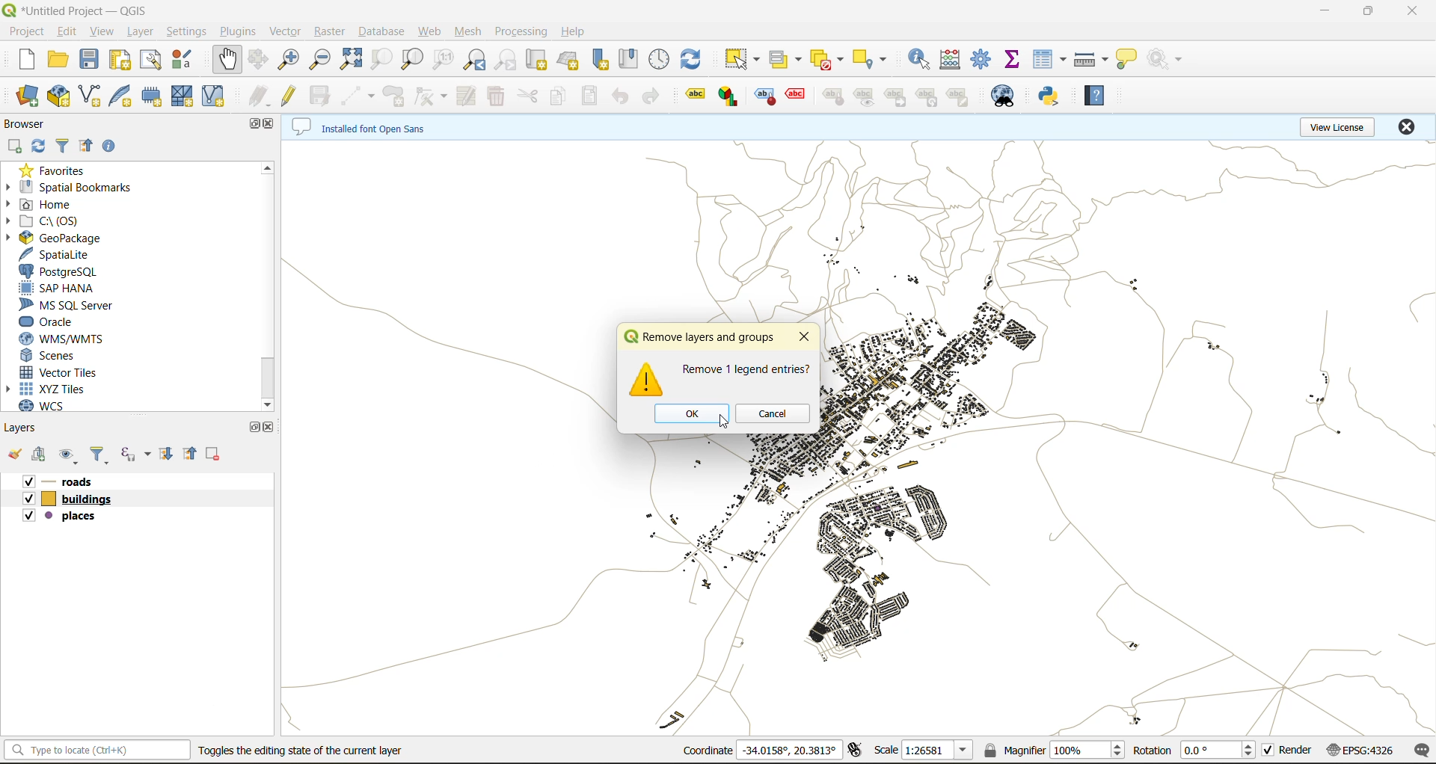 The width and height of the screenshot is (1436, 764). I want to click on ok, so click(689, 413).